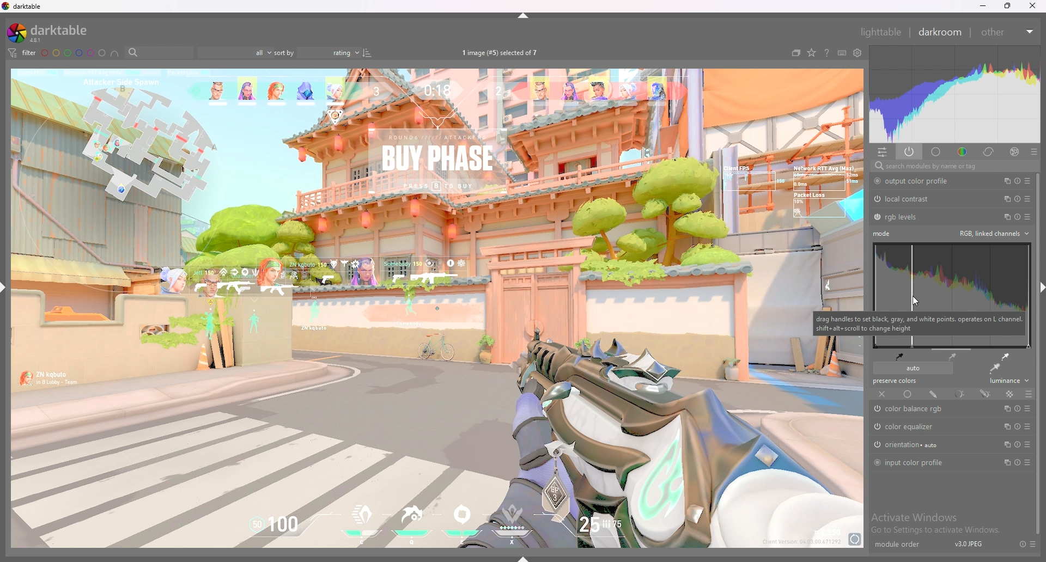 The height and width of the screenshot is (562, 1046). What do you see at coordinates (1019, 543) in the screenshot?
I see `reset` at bounding box center [1019, 543].